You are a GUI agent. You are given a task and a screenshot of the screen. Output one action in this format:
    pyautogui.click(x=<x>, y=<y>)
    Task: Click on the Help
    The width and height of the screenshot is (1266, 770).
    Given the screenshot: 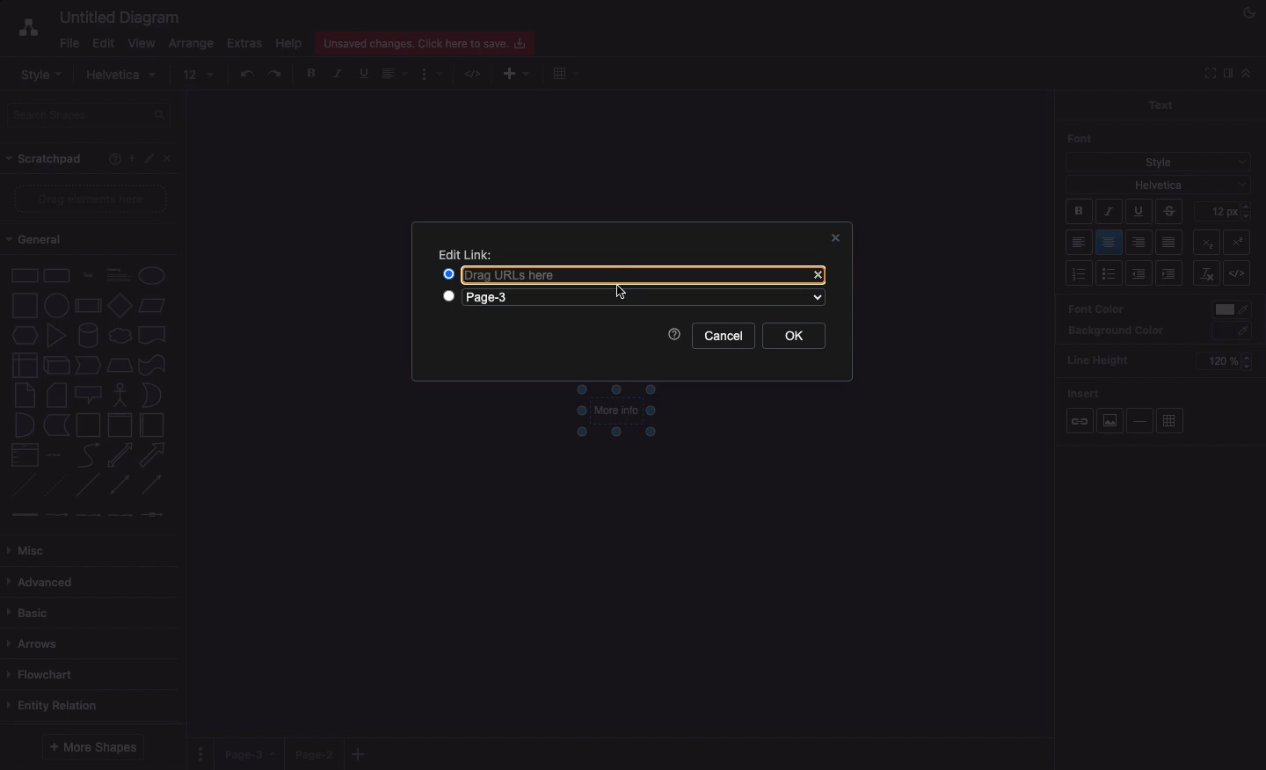 What is the action you would take?
    pyautogui.click(x=674, y=335)
    